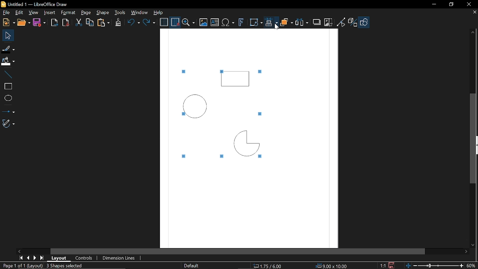 Image resolution: width=478 pixels, height=269 pixels. Describe the element at coordinates (175, 21) in the screenshot. I see `Snap to grid` at that location.